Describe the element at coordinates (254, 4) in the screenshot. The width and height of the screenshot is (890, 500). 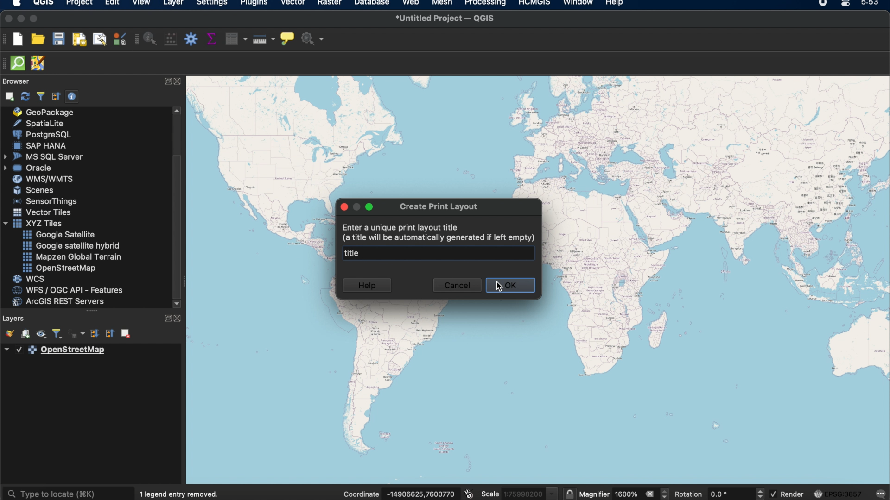
I see `plugins` at that location.